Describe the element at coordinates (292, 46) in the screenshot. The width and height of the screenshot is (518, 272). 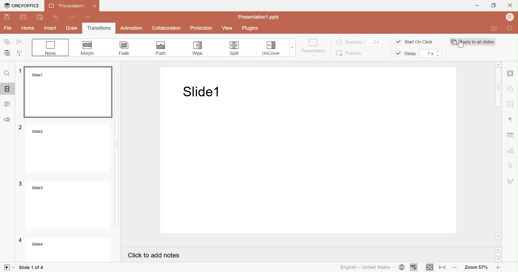
I see `Drop down` at that location.